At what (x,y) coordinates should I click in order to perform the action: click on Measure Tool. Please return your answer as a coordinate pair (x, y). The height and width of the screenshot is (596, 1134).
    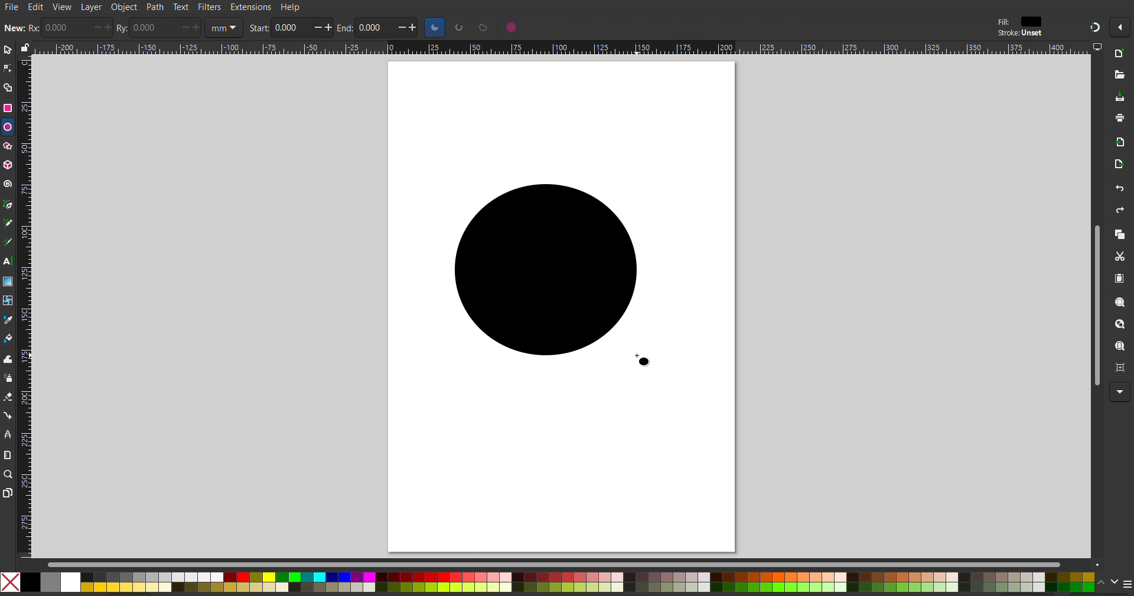
    Looking at the image, I should click on (8, 454).